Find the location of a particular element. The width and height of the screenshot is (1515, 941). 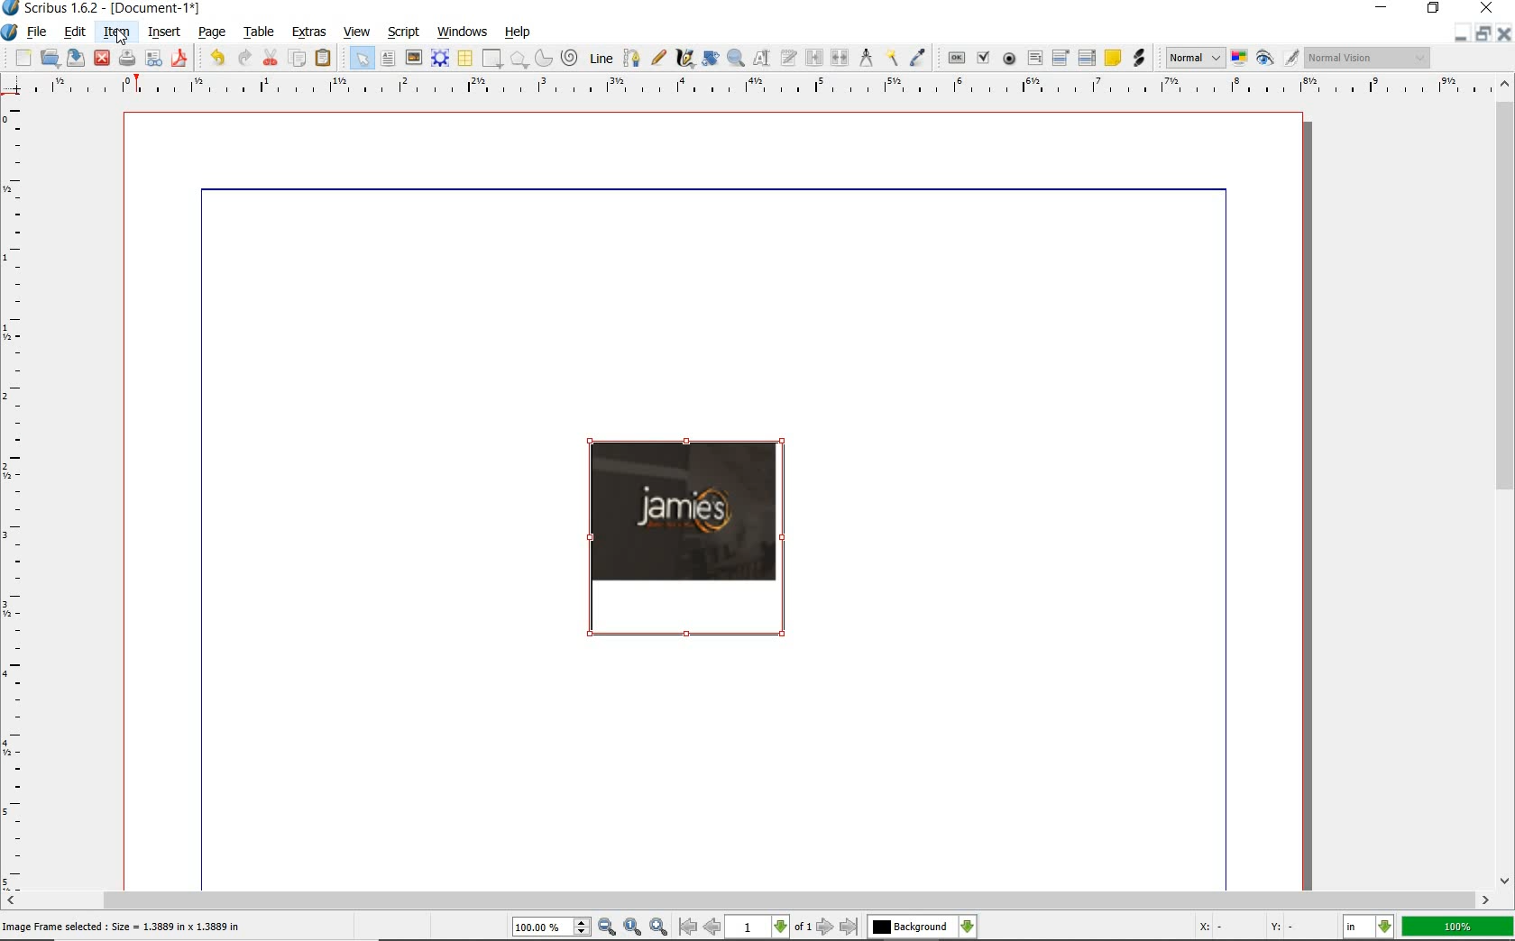

copy item properties is located at coordinates (892, 57).